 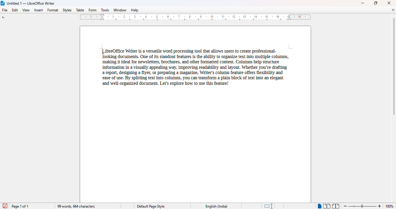 I want to click on book view, so click(x=336, y=206).